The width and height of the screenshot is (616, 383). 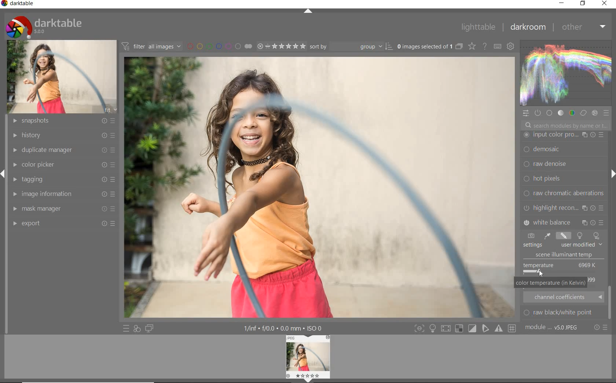 What do you see at coordinates (499, 329) in the screenshot?
I see `toggle mode ` at bounding box center [499, 329].